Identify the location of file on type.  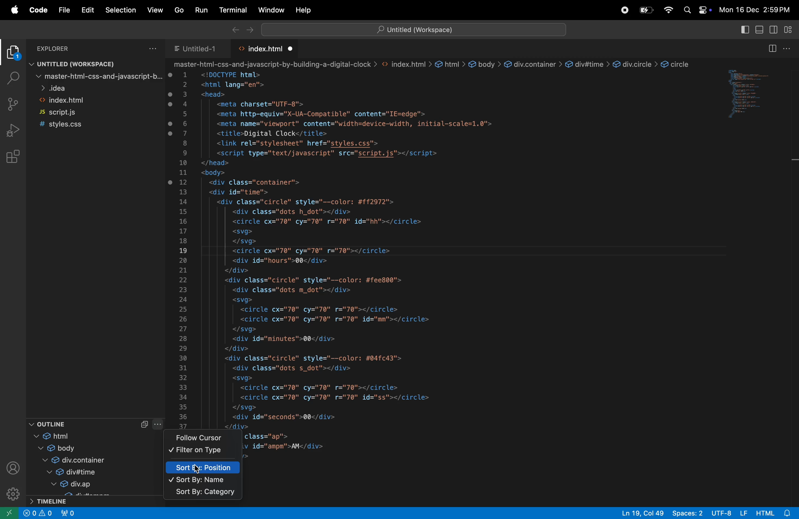
(203, 451).